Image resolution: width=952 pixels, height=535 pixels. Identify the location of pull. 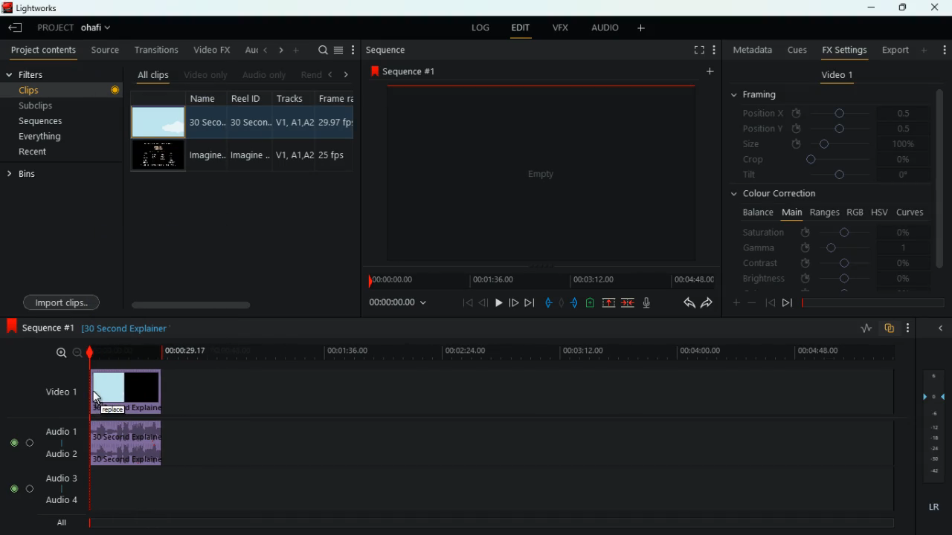
(547, 304).